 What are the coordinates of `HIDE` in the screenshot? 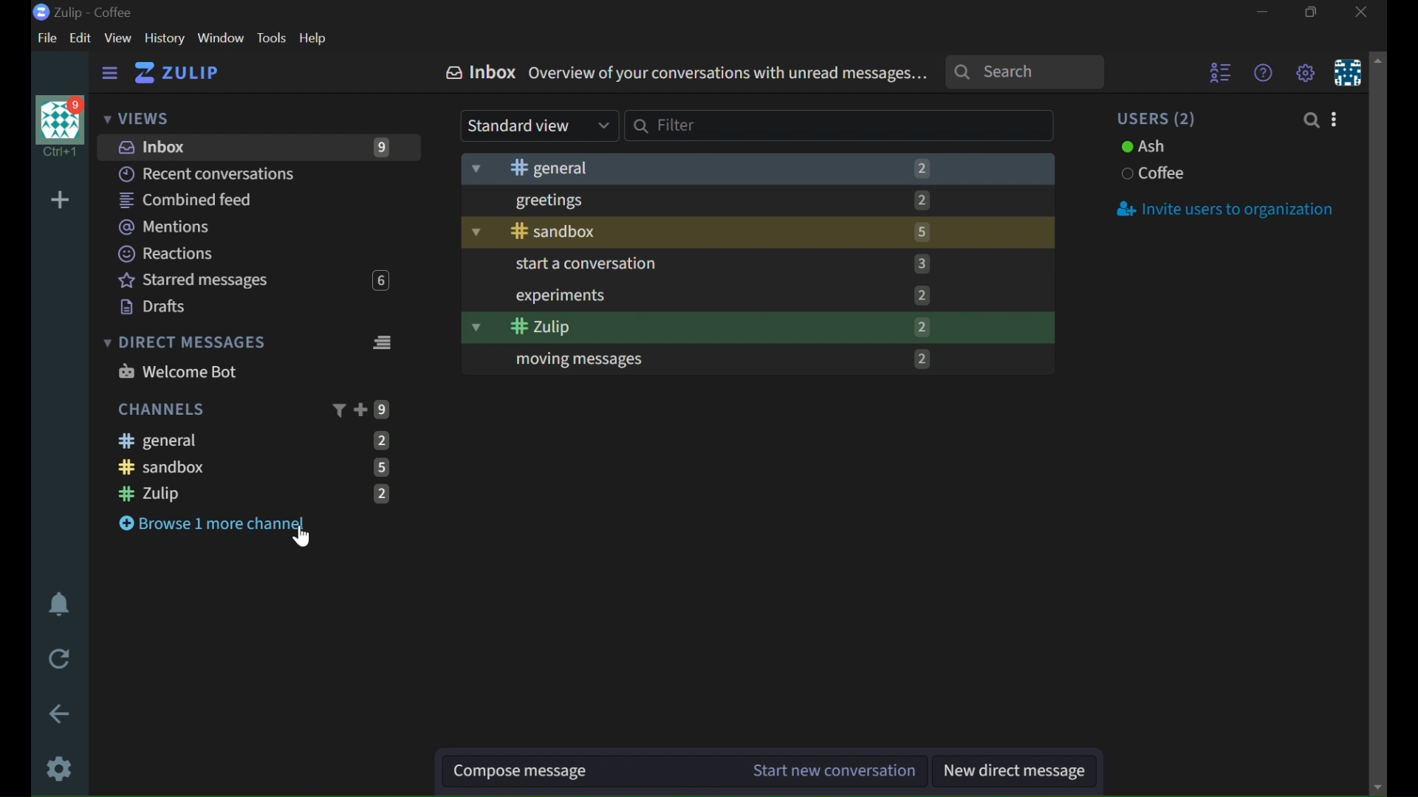 It's located at (107, 74).